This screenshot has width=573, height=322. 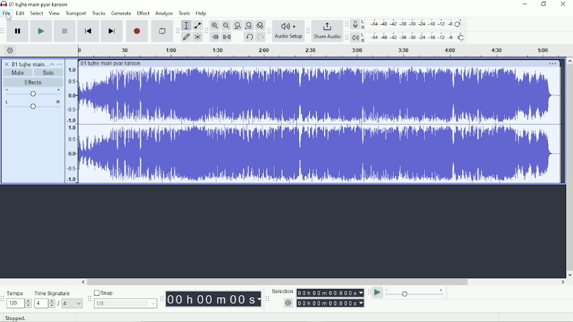 What do you see at coordinates (289, 30) in the screenshot?
I see `Audio Setup` at bounding box center [289, 30].